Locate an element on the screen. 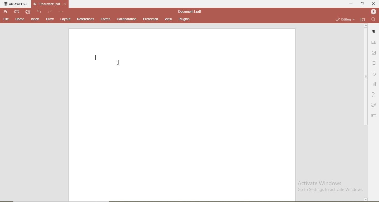  references is located at coordinates (86, 19).